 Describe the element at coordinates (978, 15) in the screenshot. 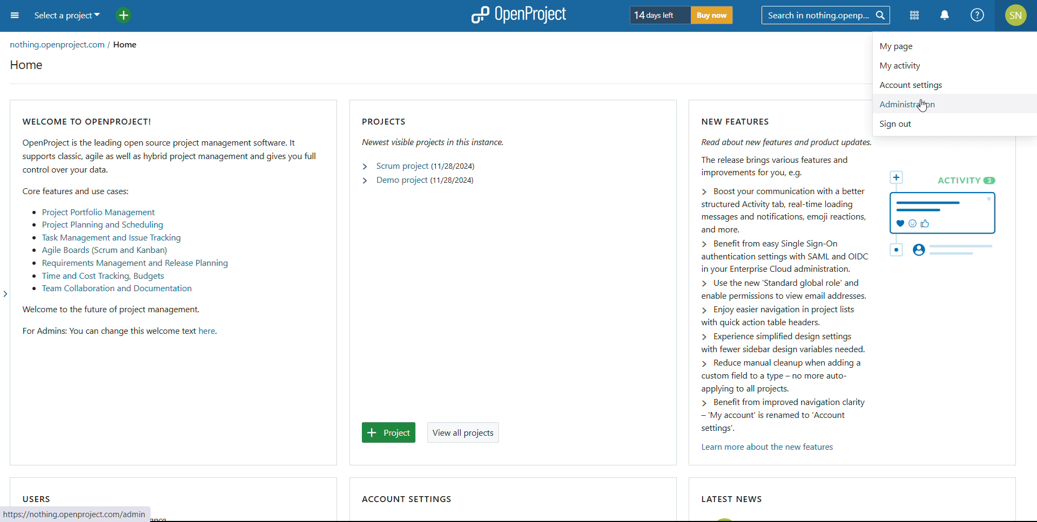

I see `help` at that location.